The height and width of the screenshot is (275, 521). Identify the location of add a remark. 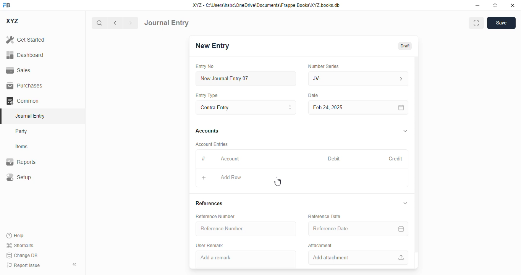
(246, 259).